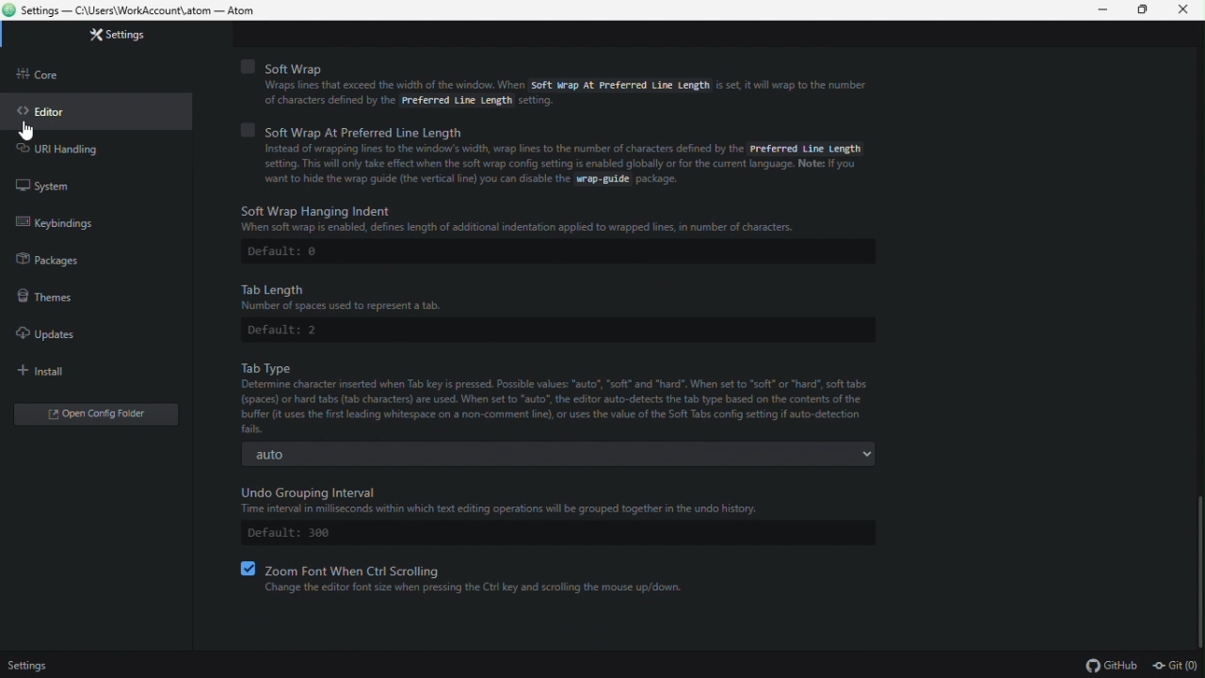  I want to click on open config folder, so click(101, 416).